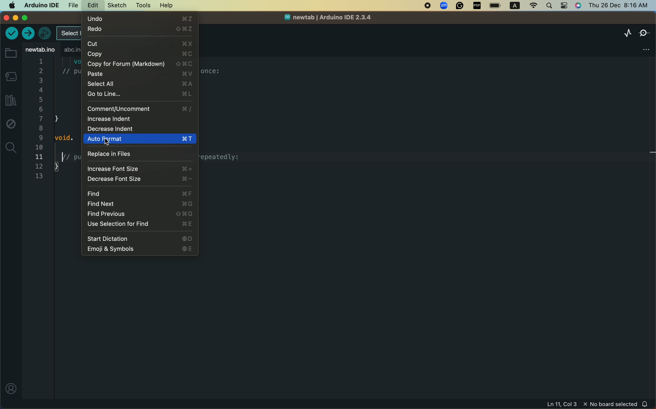 The height and width of the screenshot is (409, 656). I want to click on file tab, so click(40, 50).